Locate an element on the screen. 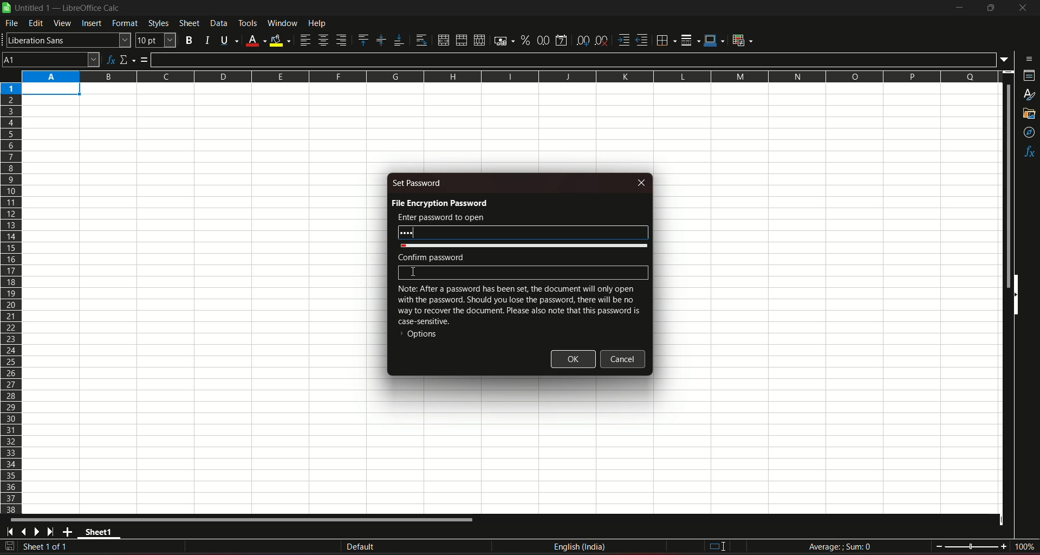 This screenshot has height=555, width=1040. zoom factor is located at coordinates (1024, 547).